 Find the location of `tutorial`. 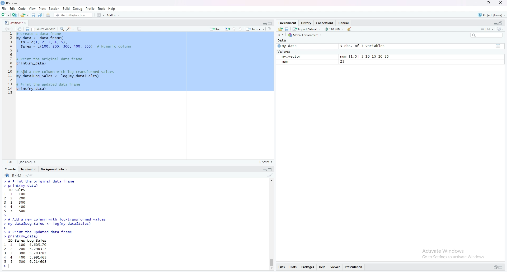

tutorial is located at coordinates (344, 23).